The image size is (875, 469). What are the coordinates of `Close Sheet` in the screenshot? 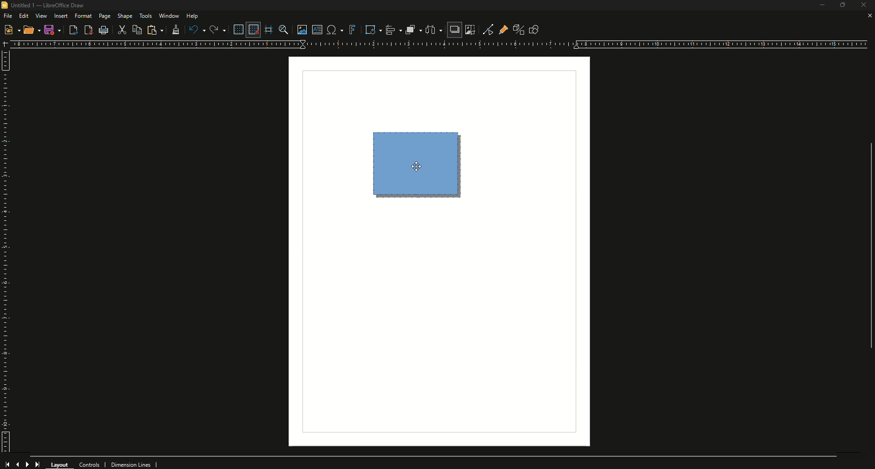 It's located at (868, 16).